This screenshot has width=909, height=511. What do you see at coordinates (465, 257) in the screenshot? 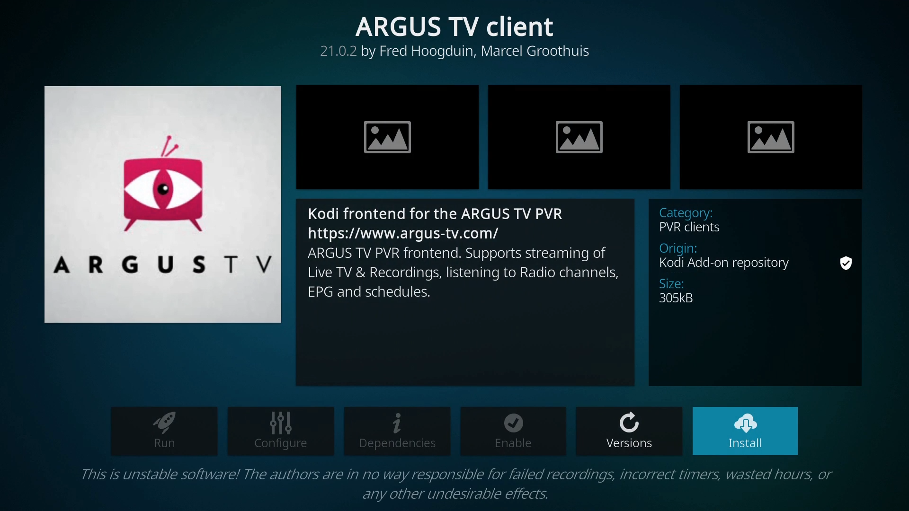
I see `Kodi frontend for the ARGUS TV PVR
https://www.argus-tv.com/

ARGUS TV PVR frontend. Supports streaming of
Live TV & Recordings, listening to Radio channels,
EPG and schedules.` at bounding box center [465, 257].